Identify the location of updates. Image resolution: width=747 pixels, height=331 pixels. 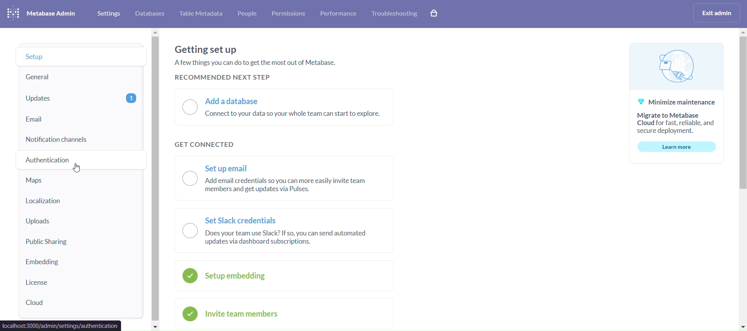
(81, 98).